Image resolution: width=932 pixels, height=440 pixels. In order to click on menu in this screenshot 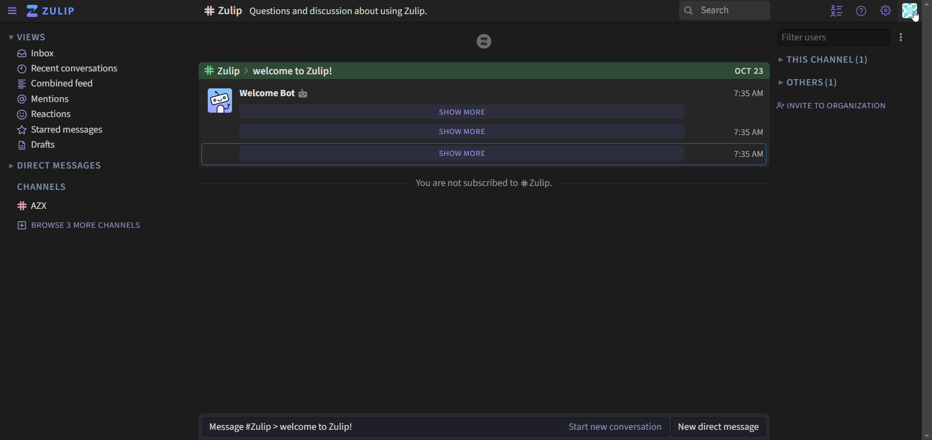, I will do `click(902, 35)`.